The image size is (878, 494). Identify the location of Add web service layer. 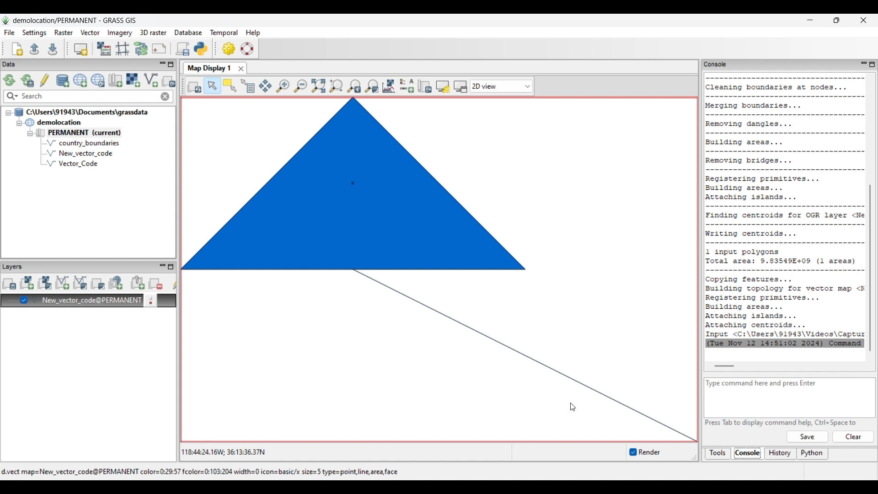
(116, 283).